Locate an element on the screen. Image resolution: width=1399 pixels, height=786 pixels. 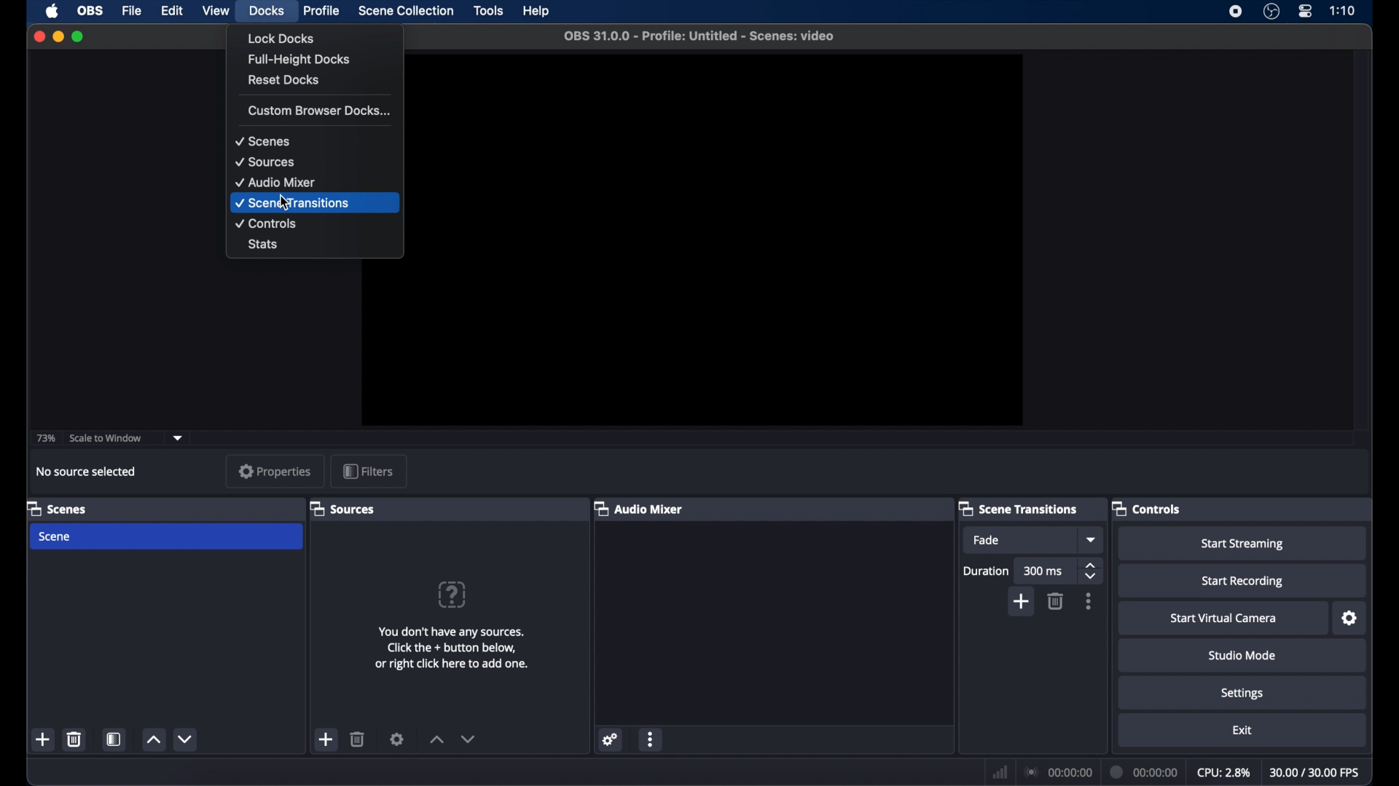
start streaming is located at coordinates (1243, 544).